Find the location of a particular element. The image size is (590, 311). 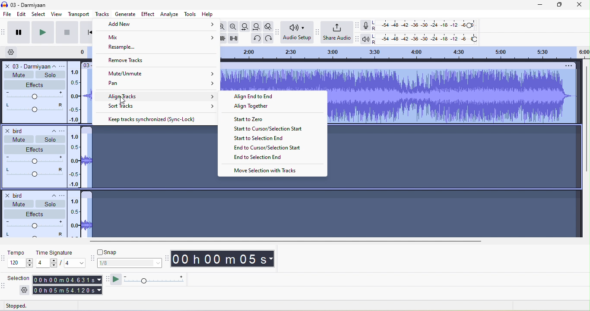

time signature is located at coordinates (57, 252).